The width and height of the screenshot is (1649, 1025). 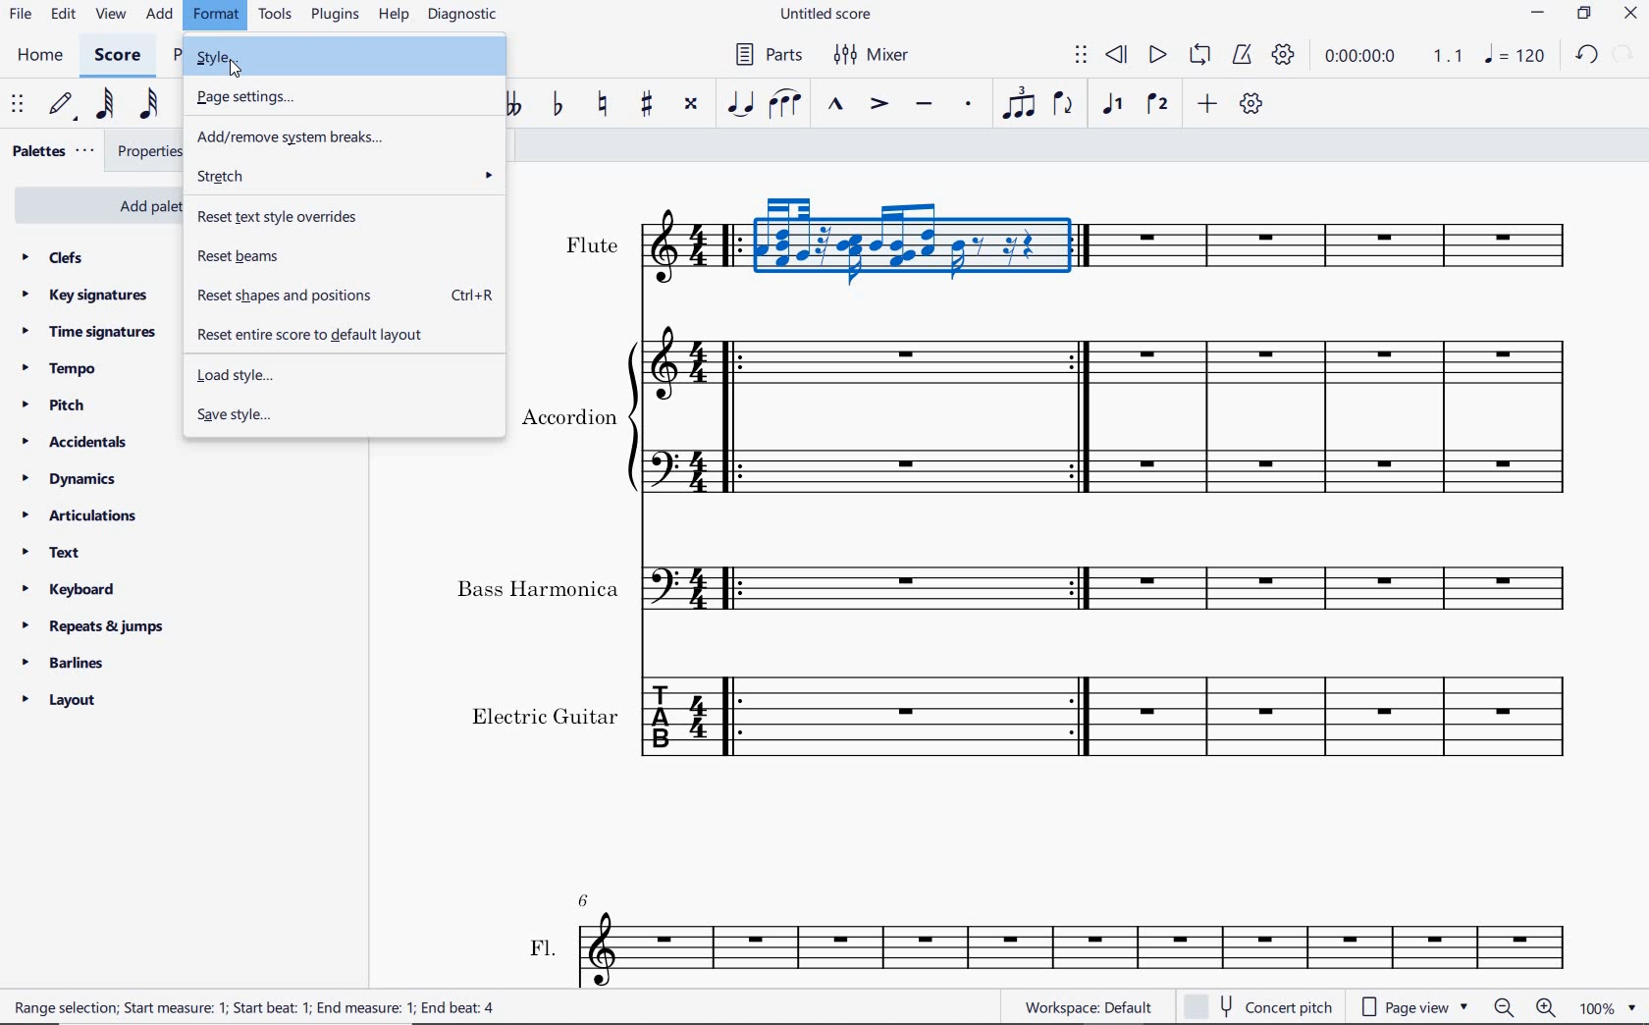 I want to click on CLOSE, so click(x=1630, y=15).